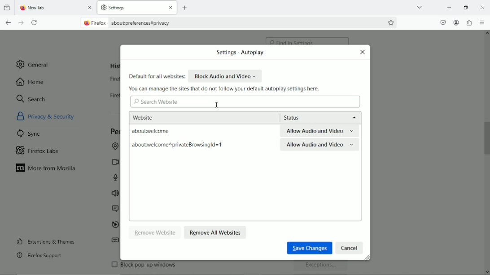 This screenshot has width=490, height=275. What do you see at coordinates (39, 256) in the screenshot?
I see `firefox support` at bounding box center [39, 256].